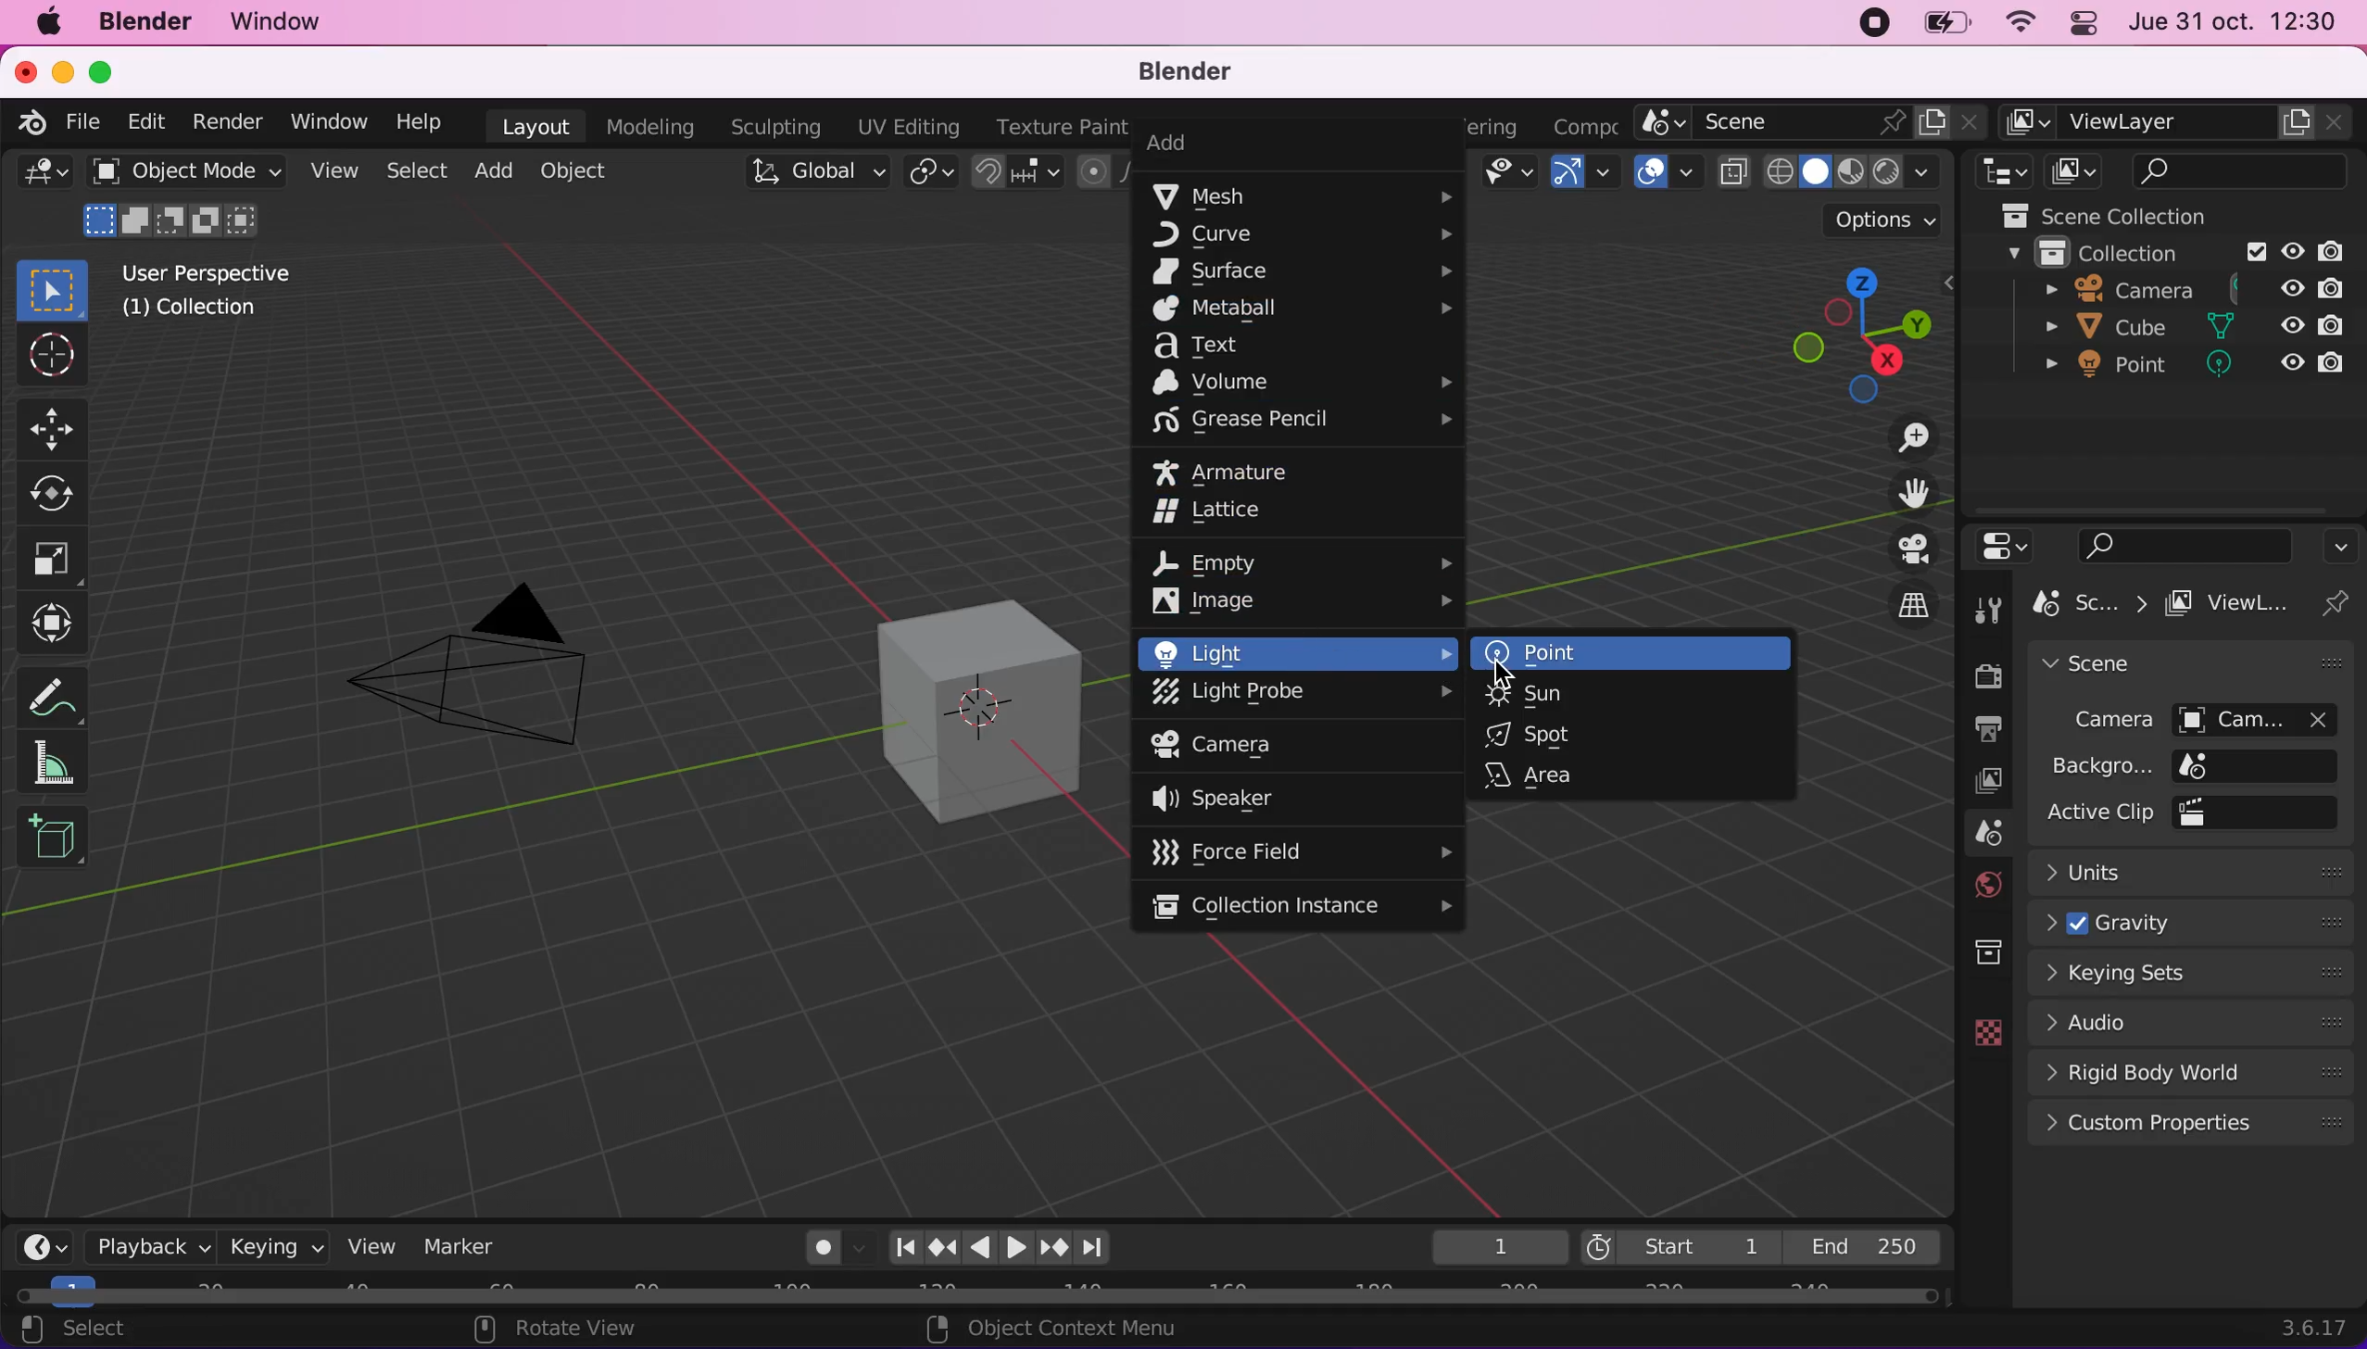 The image size is (2367, 1349). I want to click on empty, so click(1307, 561).